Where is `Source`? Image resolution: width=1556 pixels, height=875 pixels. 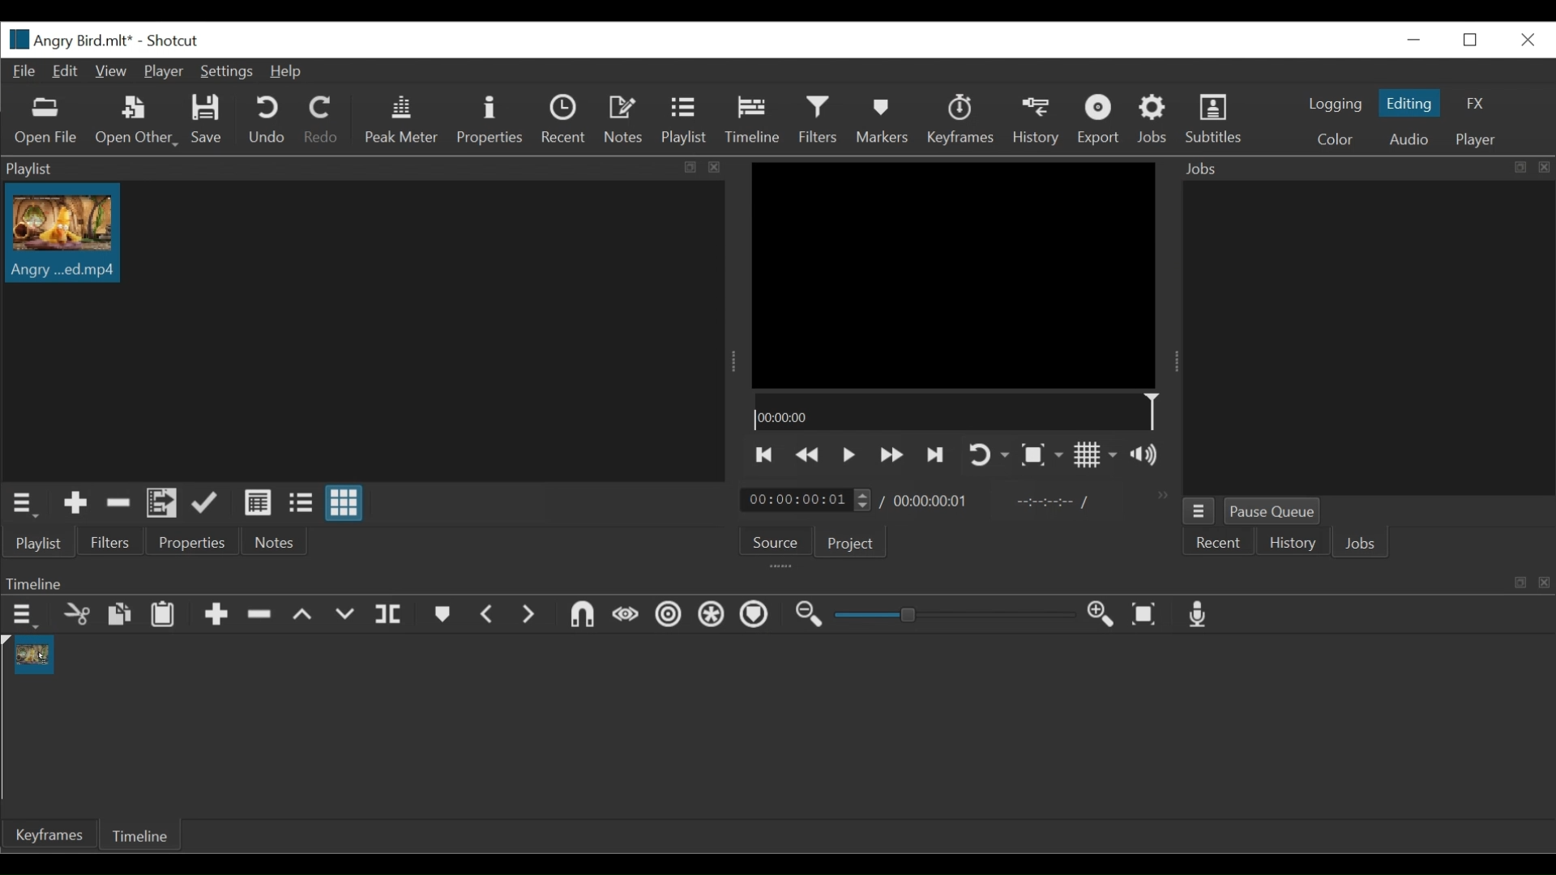 Source is located at coordinates (776, 543).